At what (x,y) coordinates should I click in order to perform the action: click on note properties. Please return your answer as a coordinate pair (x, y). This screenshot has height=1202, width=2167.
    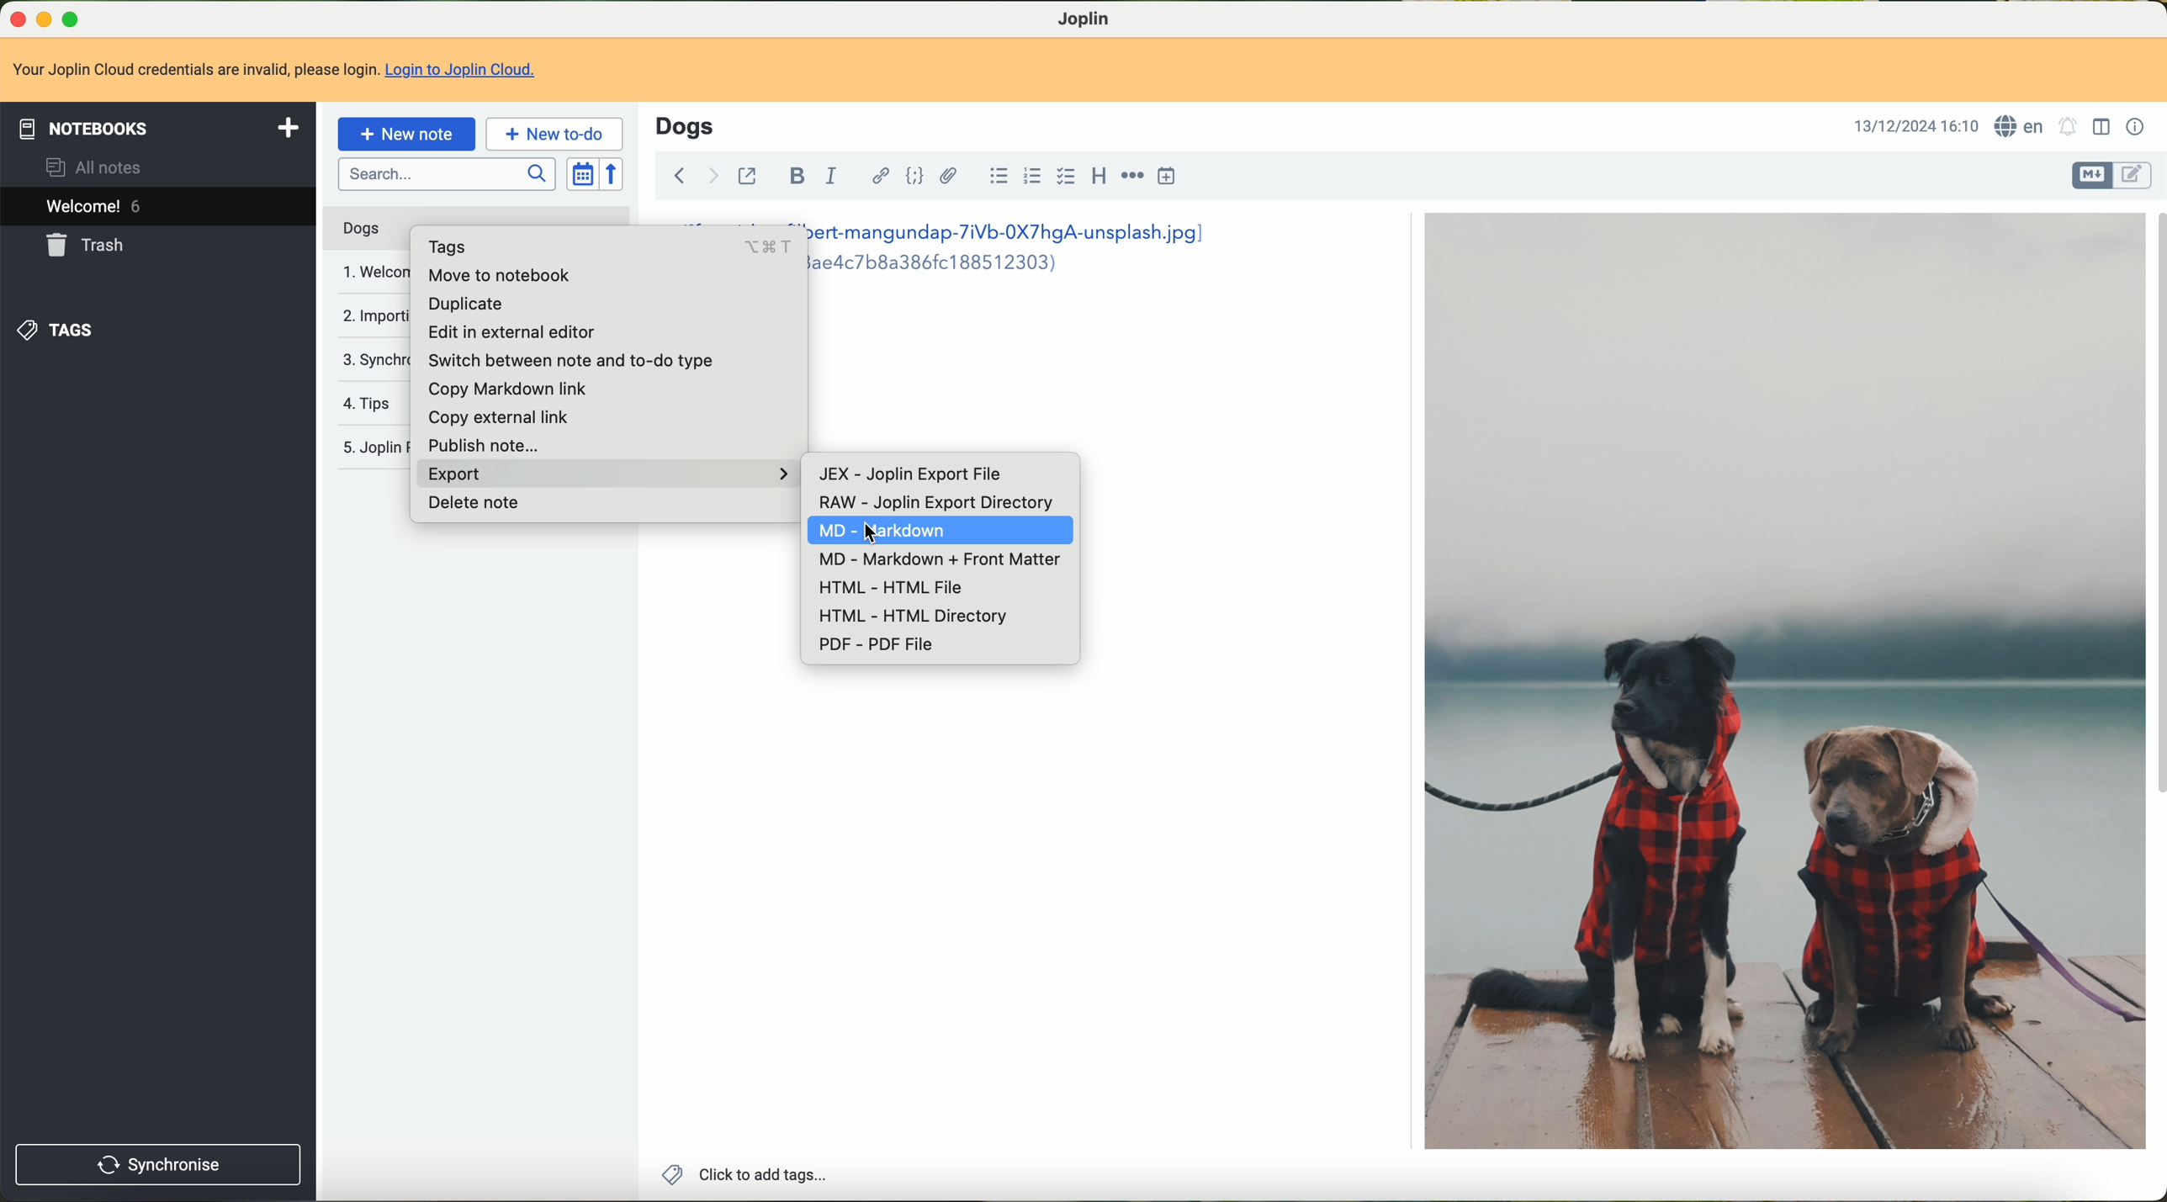
    Looking at the image, I should click on (2134, 126).